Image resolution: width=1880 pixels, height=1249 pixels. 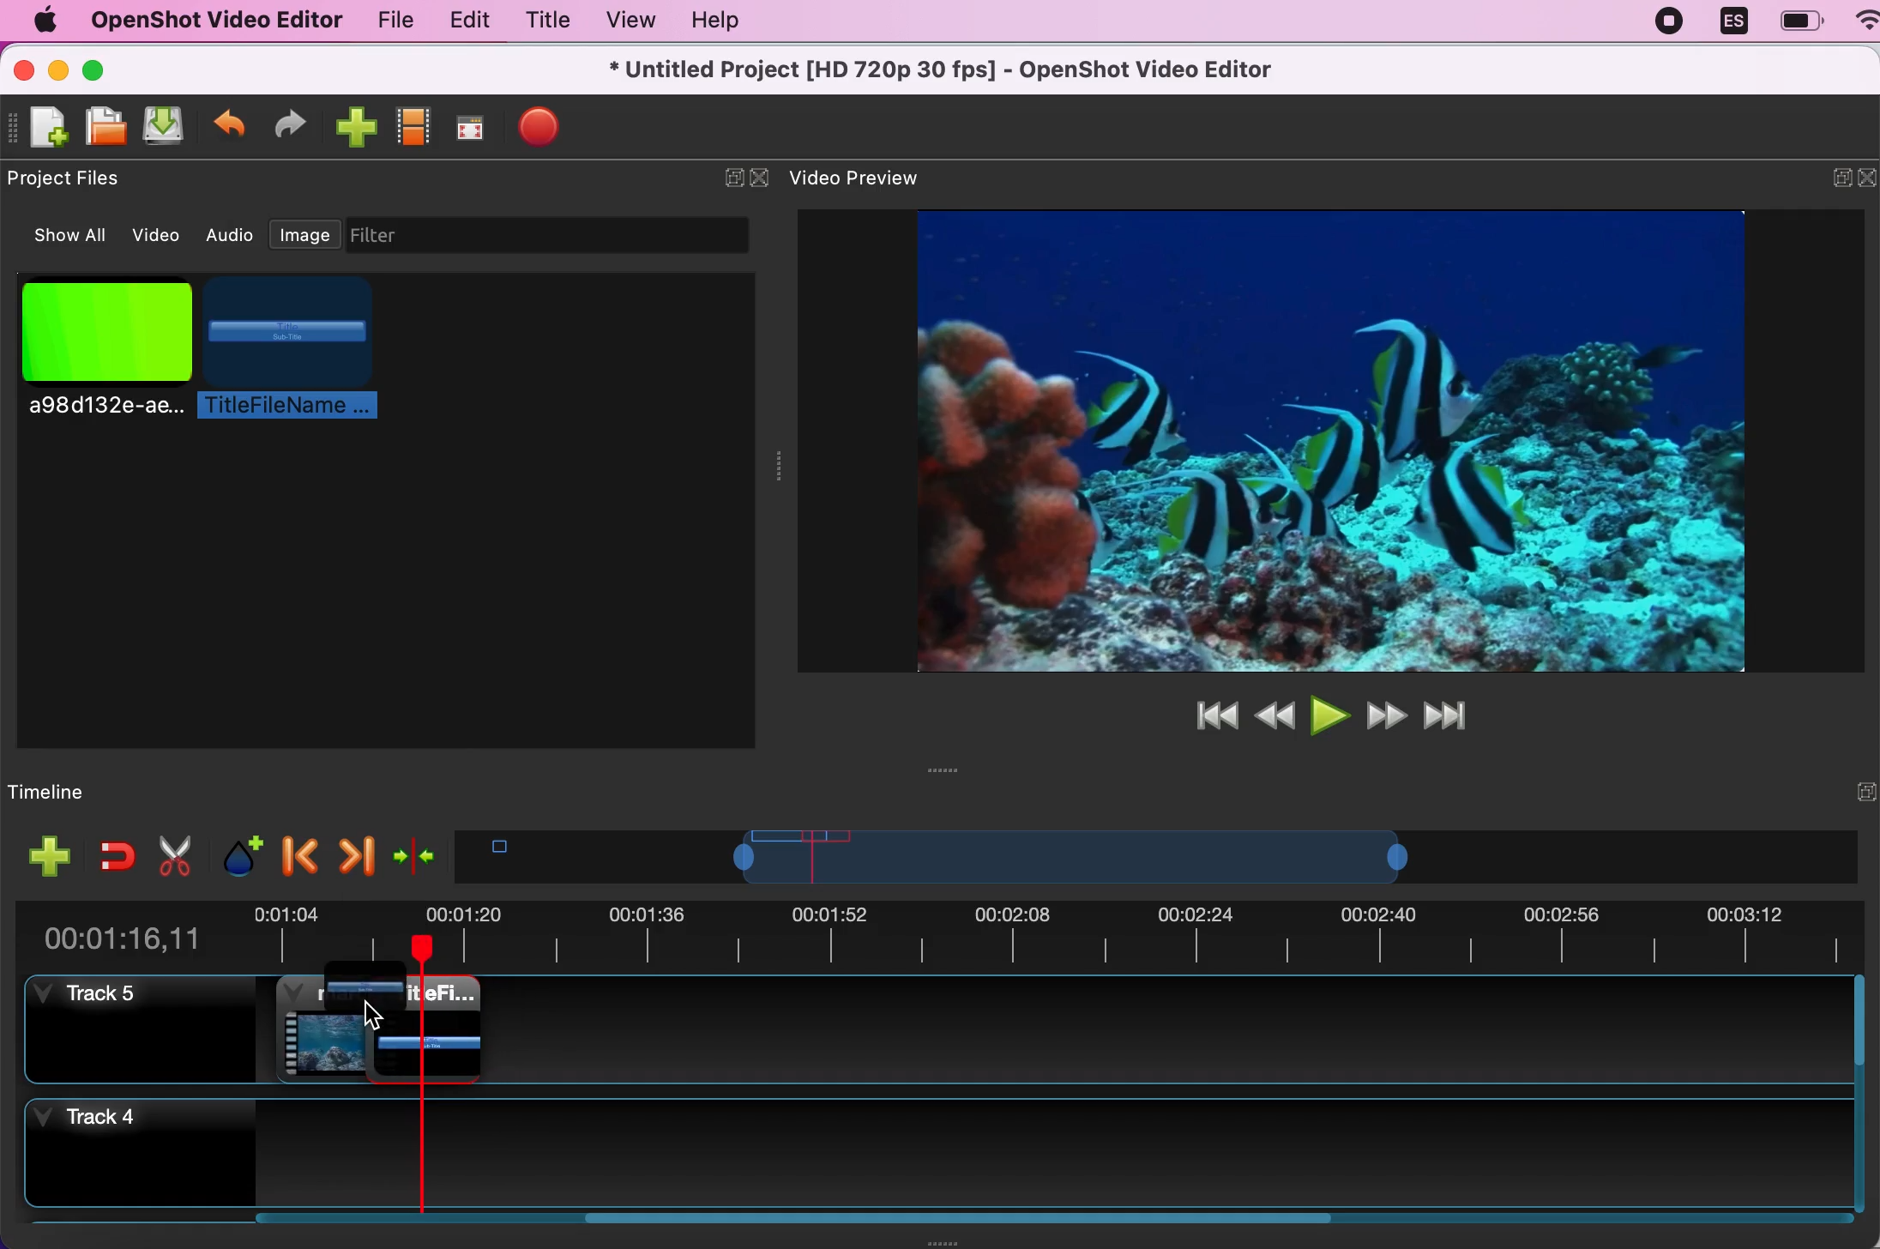 What do you see at coordinates (232, 235) in the screenshot?
I see `audio` at bounding box center [232, 235].